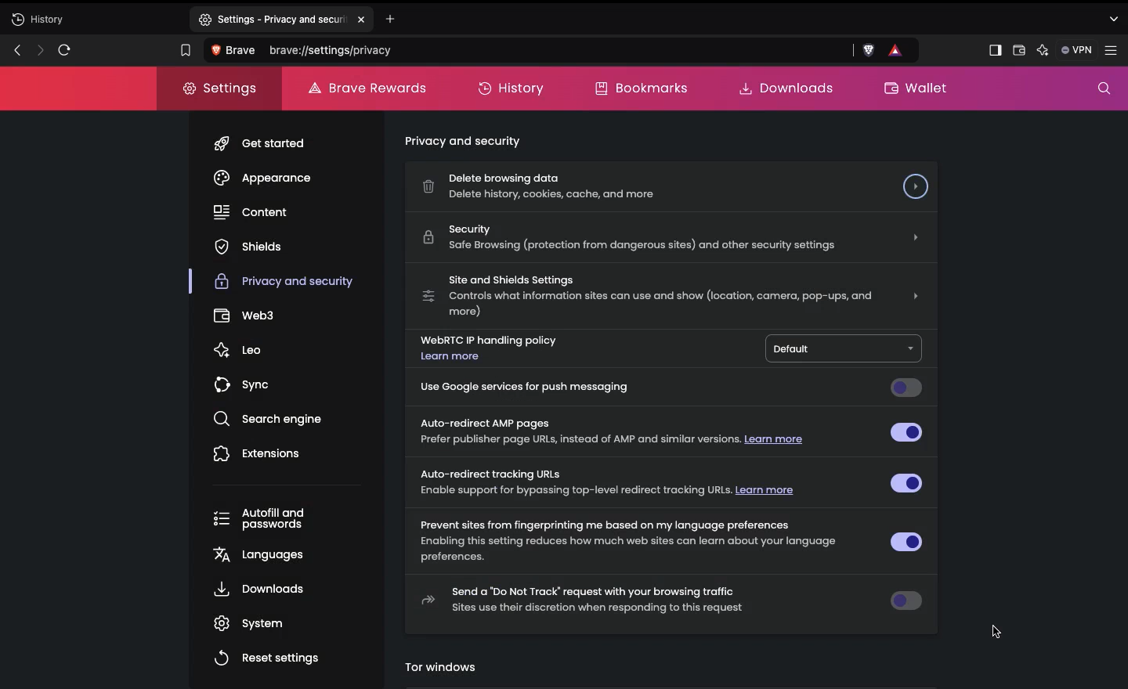  What do you see at coordinates (870, 50) in the screenshot?
I see `brave shield` at bounding box center [870, 50].